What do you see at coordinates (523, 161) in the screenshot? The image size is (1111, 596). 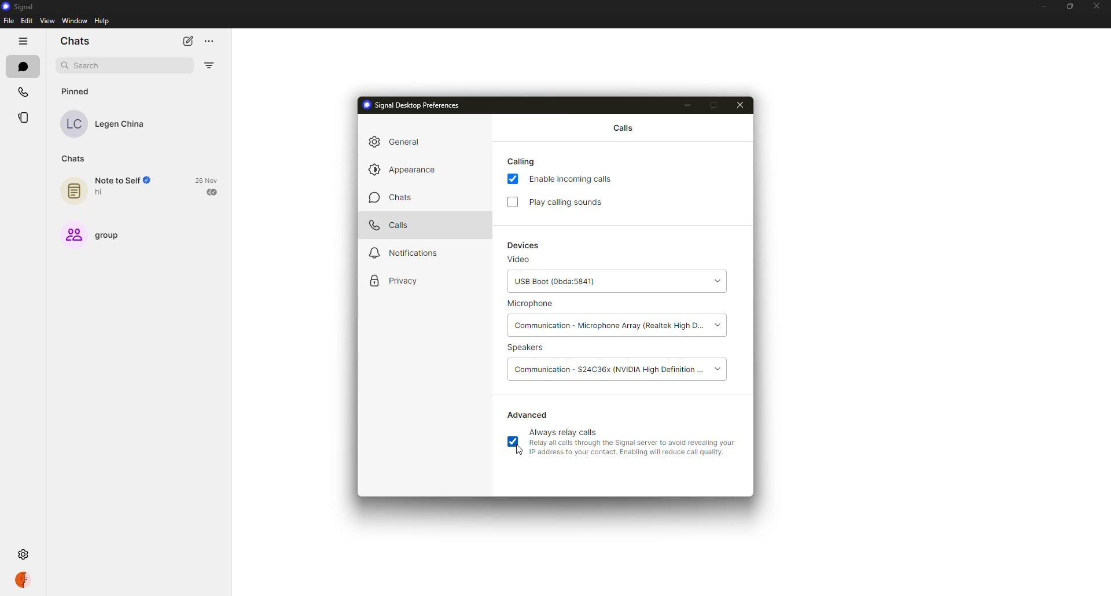 I see `calling` at bounding box center [523, 161].